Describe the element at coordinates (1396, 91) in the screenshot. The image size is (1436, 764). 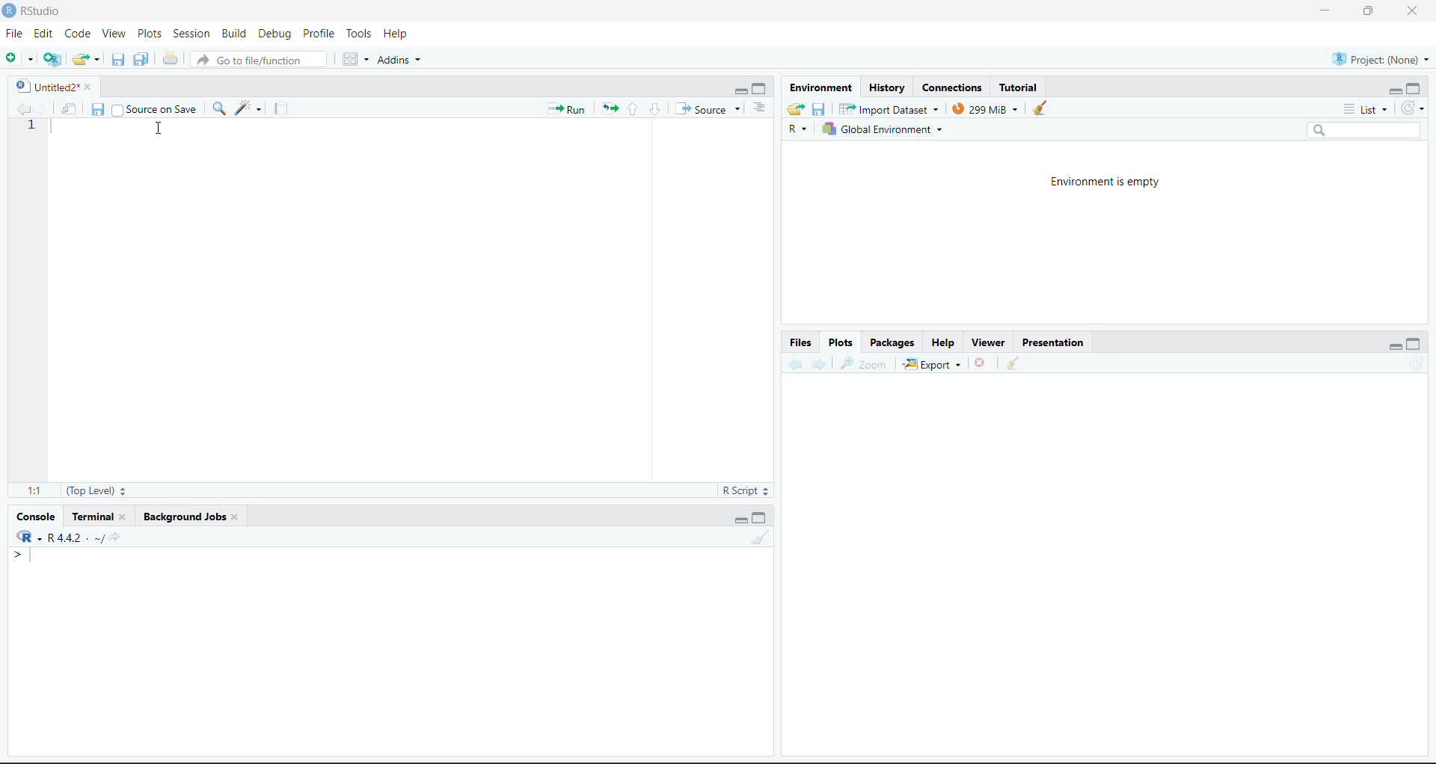
I see `minimize` at that location.